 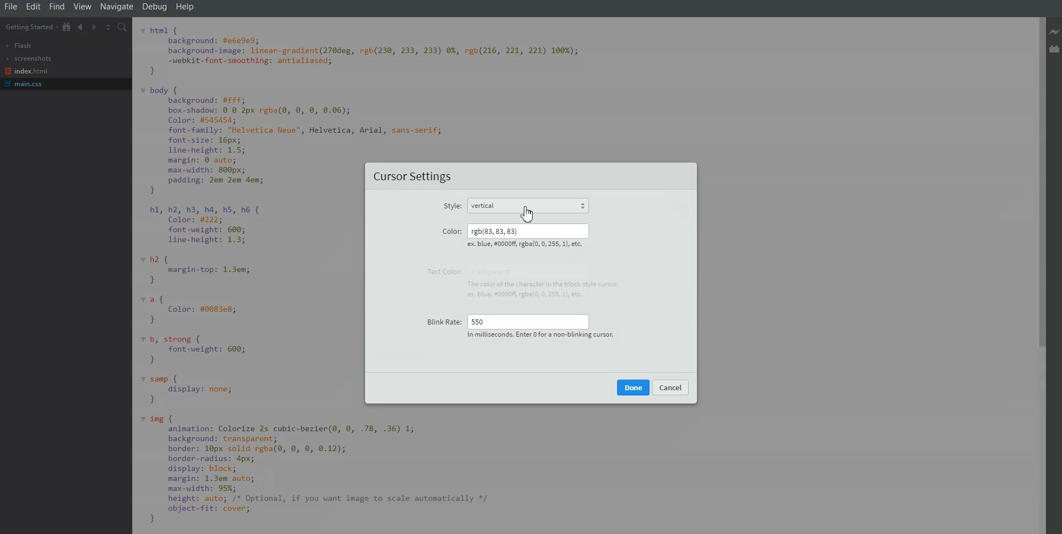 What do you see at coordinates (34, 7) in the screenshot?
I see `Edit` at bounding box center [34, 7].